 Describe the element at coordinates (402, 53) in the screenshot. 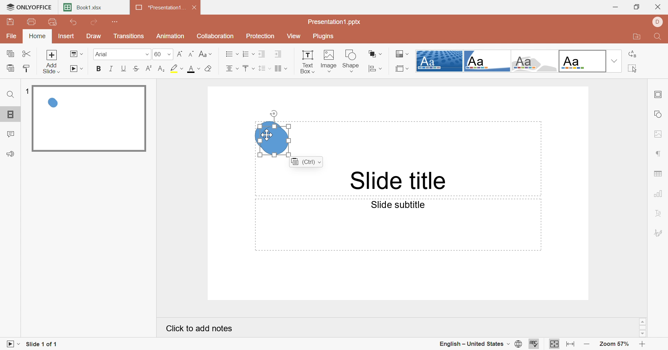

I see `Change color theme` at that location.